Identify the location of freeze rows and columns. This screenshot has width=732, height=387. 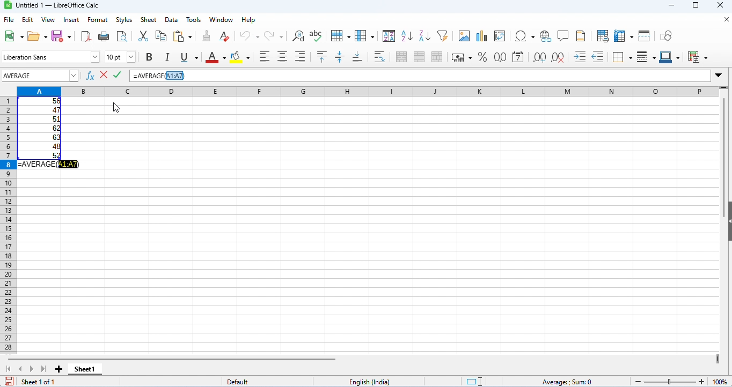
(625, 36).